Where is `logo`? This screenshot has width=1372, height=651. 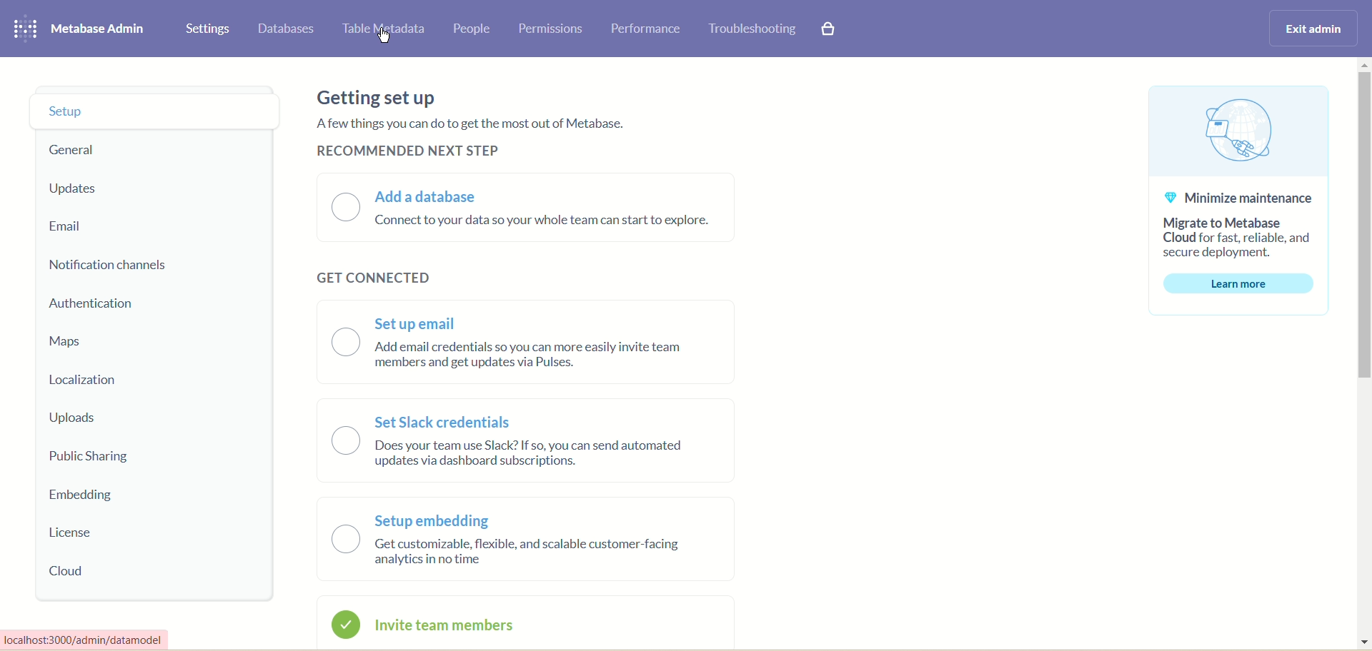 logo is located at coordinates (24, 27).